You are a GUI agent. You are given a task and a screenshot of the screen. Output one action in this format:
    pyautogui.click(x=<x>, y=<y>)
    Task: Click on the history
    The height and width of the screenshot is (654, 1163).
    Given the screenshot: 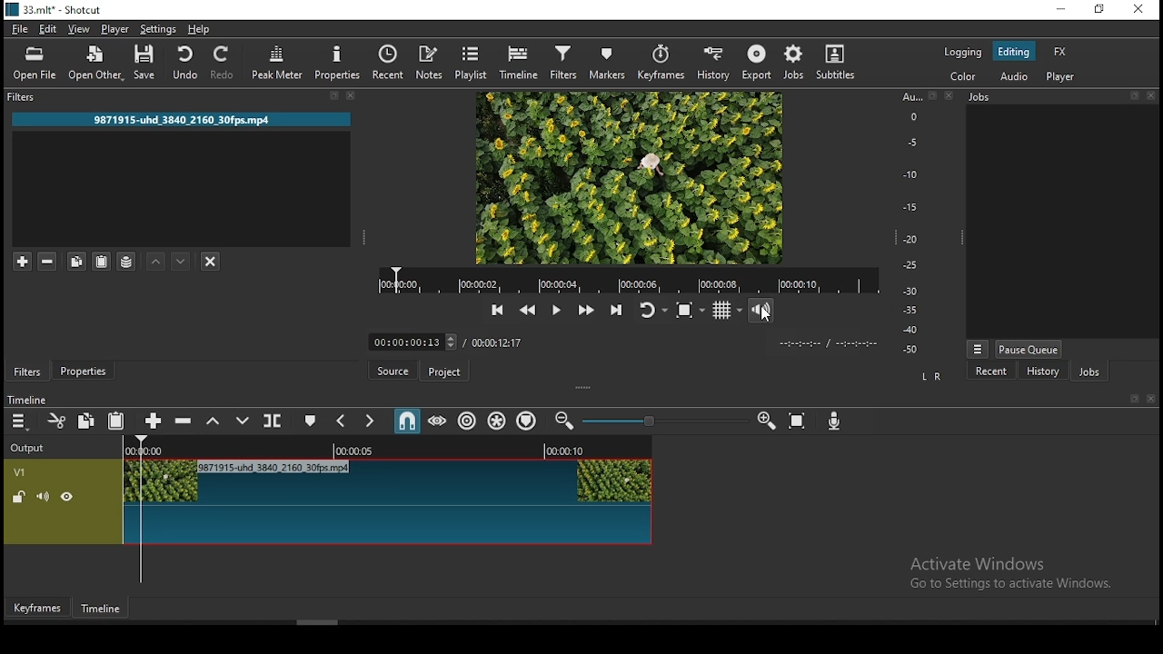 What is the action you would take?
    pyautogui.click(x=1044, y=370)
    